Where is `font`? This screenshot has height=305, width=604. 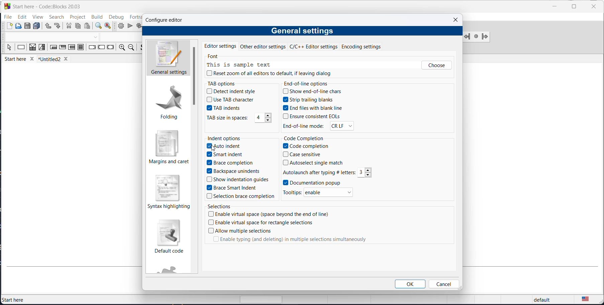
font is located at coordinates (216, 57).